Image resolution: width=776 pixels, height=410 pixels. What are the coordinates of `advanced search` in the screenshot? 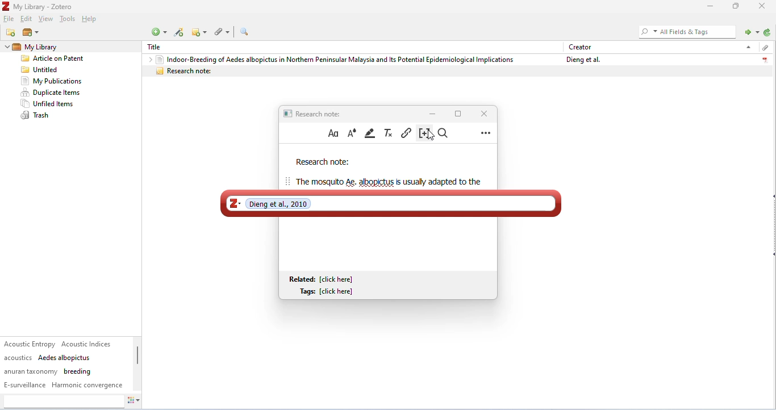 It's located at (244, 32).